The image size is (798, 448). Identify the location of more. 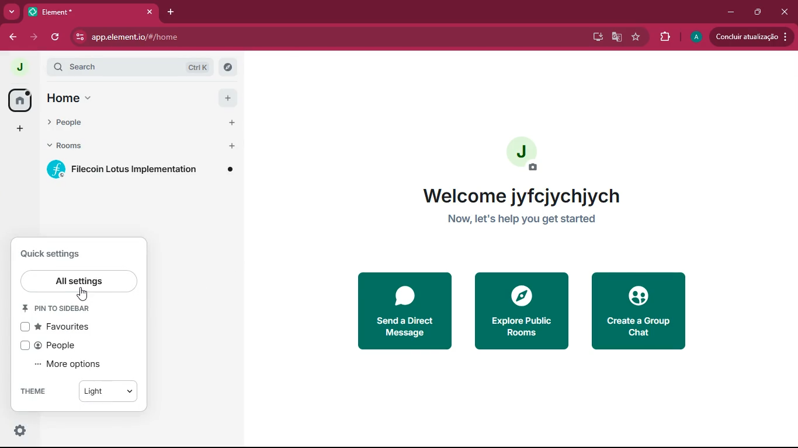
(11, 12).